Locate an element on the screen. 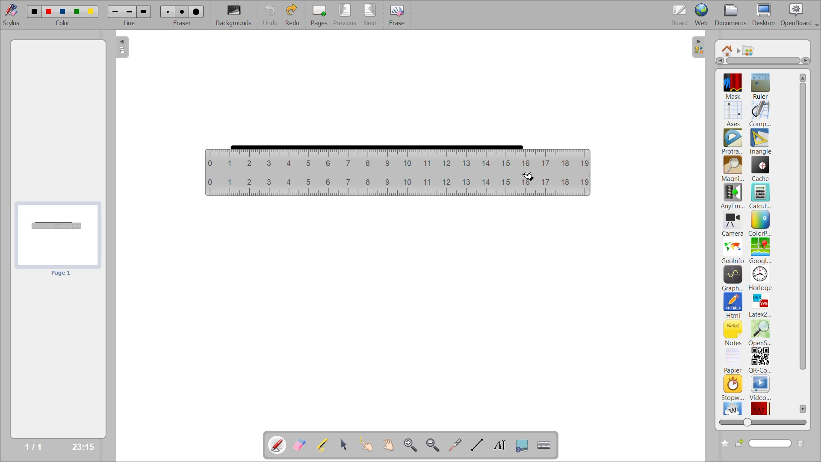 The height and width of the screenshot is (462, 821). ruler is located at coordinates (398, 174).